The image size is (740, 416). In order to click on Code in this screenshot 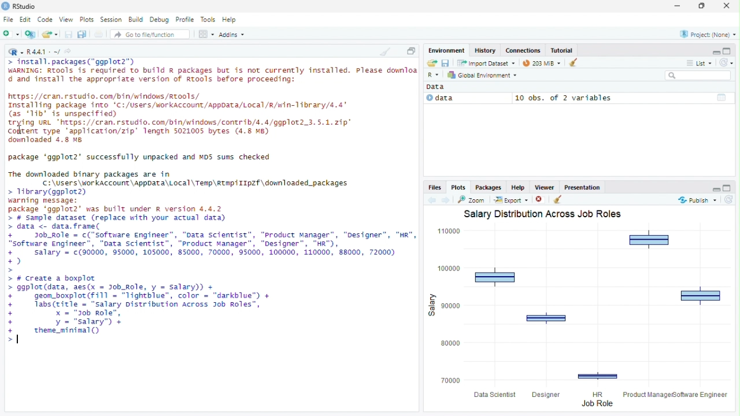, I will do `click(46, 20)`.